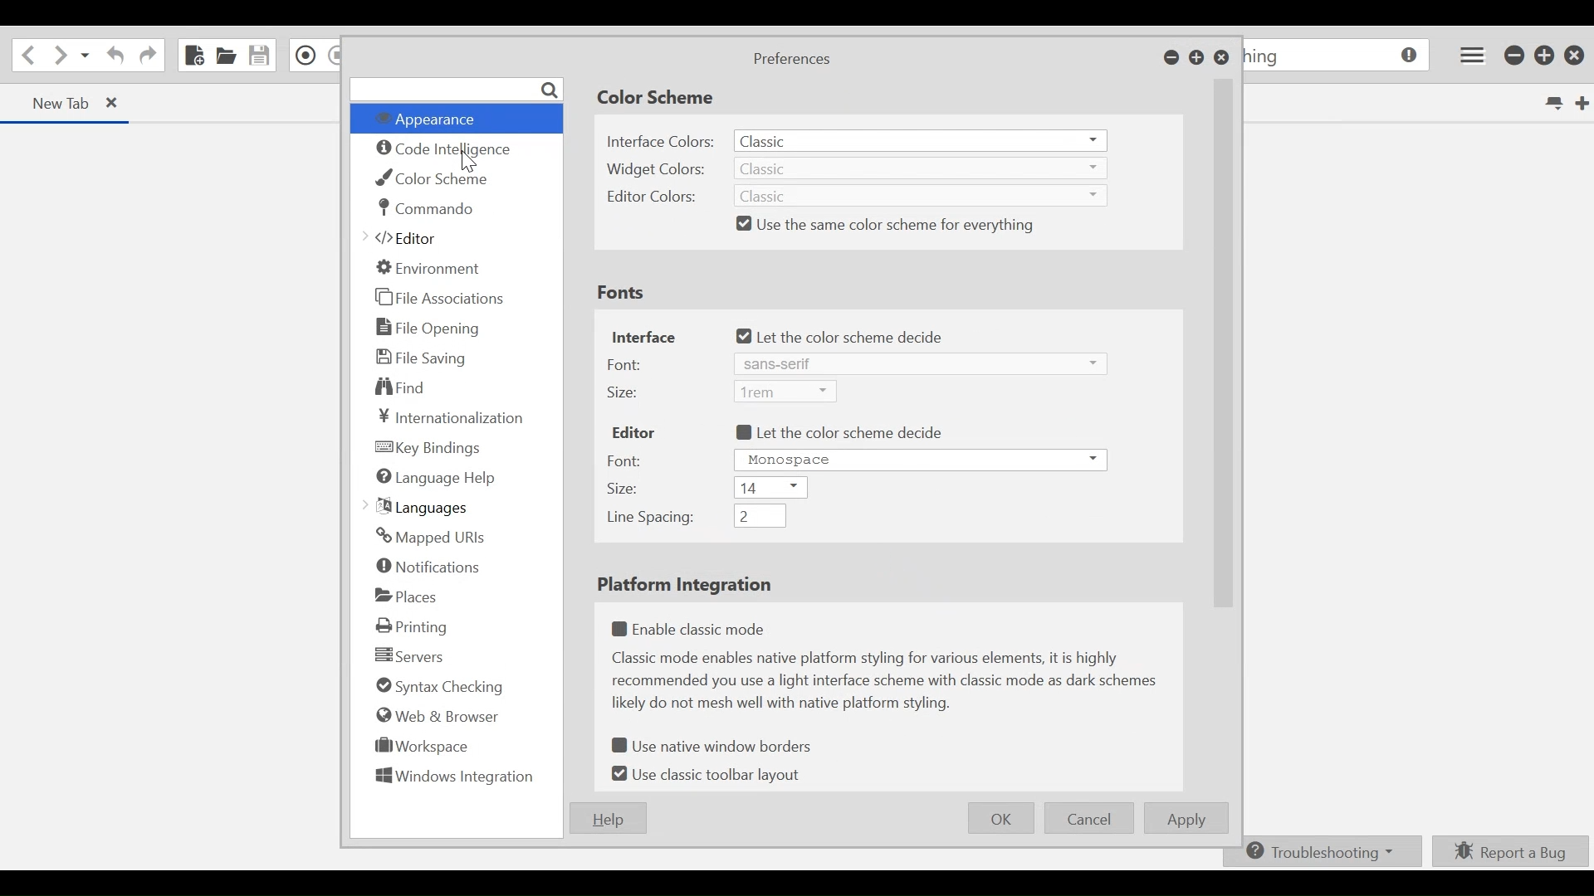 This screenshot has width=1594, height=896. Describe the element at coordinates (917, 363) in the screenshot. I see `sans-serif` at that location.